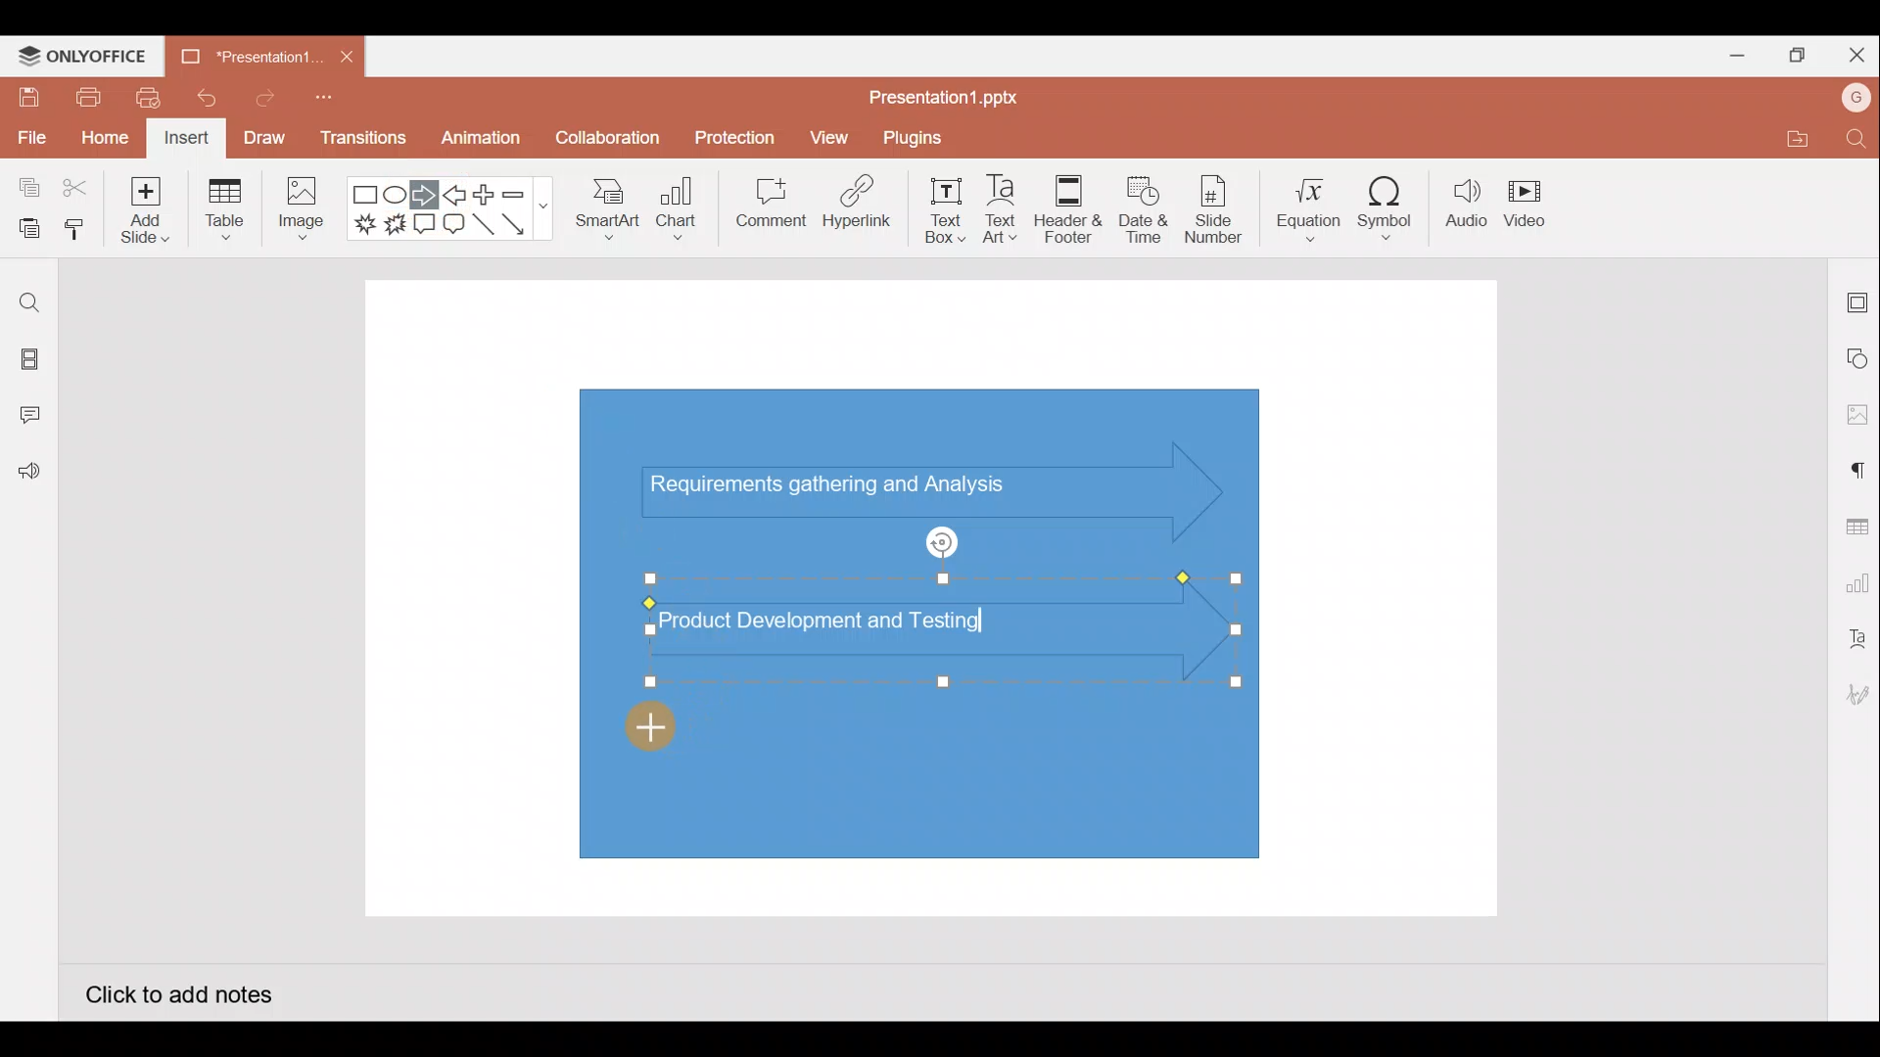 This screenshot has height=1057, width=1880. I want to click on Feedback and Support, so click(28, 477).